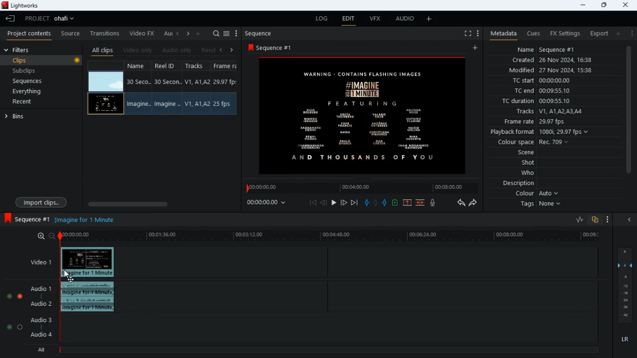 Image resolution: width=637 pixels, height=358 pixels. What do you see at coordinates (227, 33) in the screenshot?
I see `select` at bounding box center [227, 33].